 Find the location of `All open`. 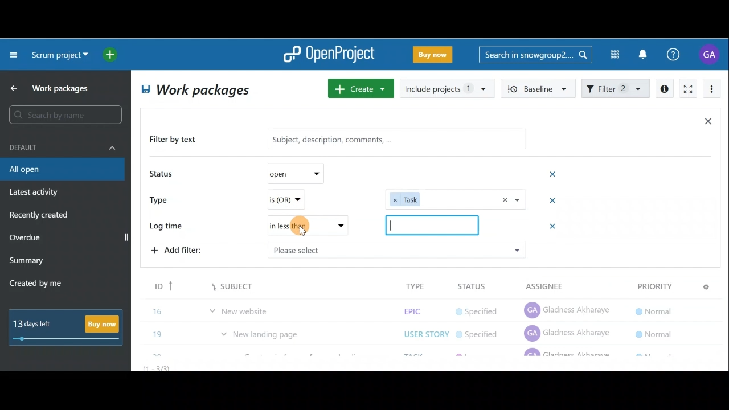

All open is located at coordinates (194, 91).